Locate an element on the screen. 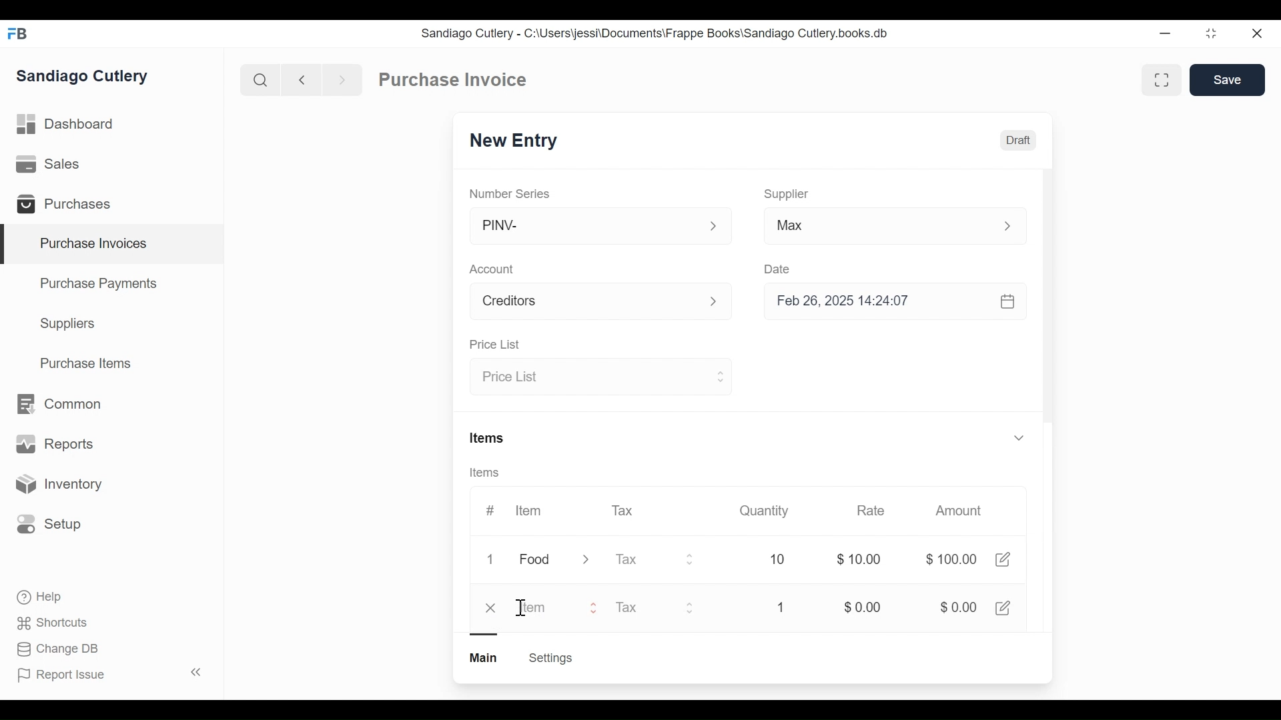 The height and width of the screenshot is (720, 1281). Dashboard is located at coordinates (67, 125).